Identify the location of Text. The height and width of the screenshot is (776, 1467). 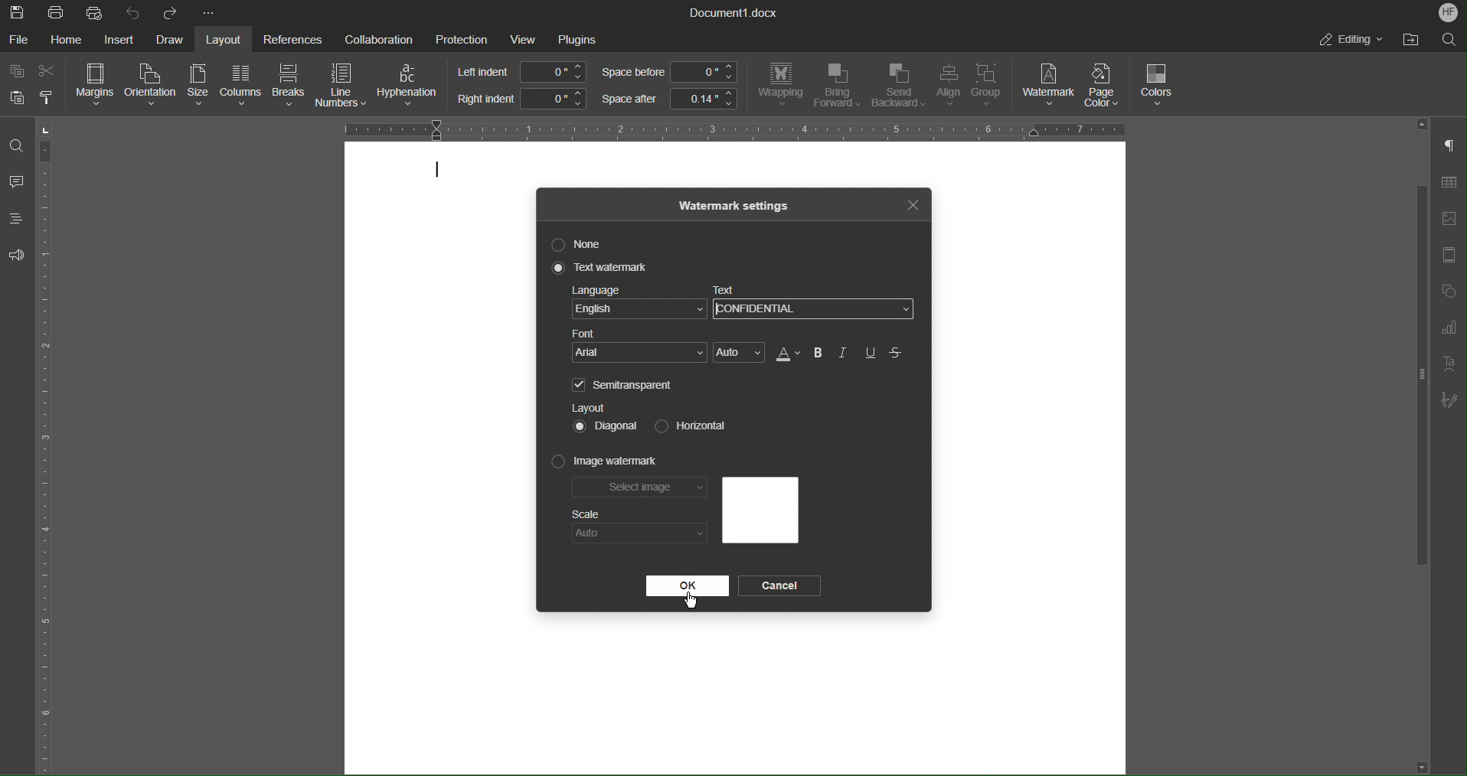
(729, 291).